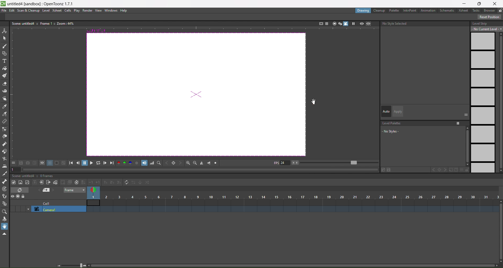 This screenshot has height=268, width=503. Describe the element at coordinates (88, 10) in the screenshot. I see `render` at that location.